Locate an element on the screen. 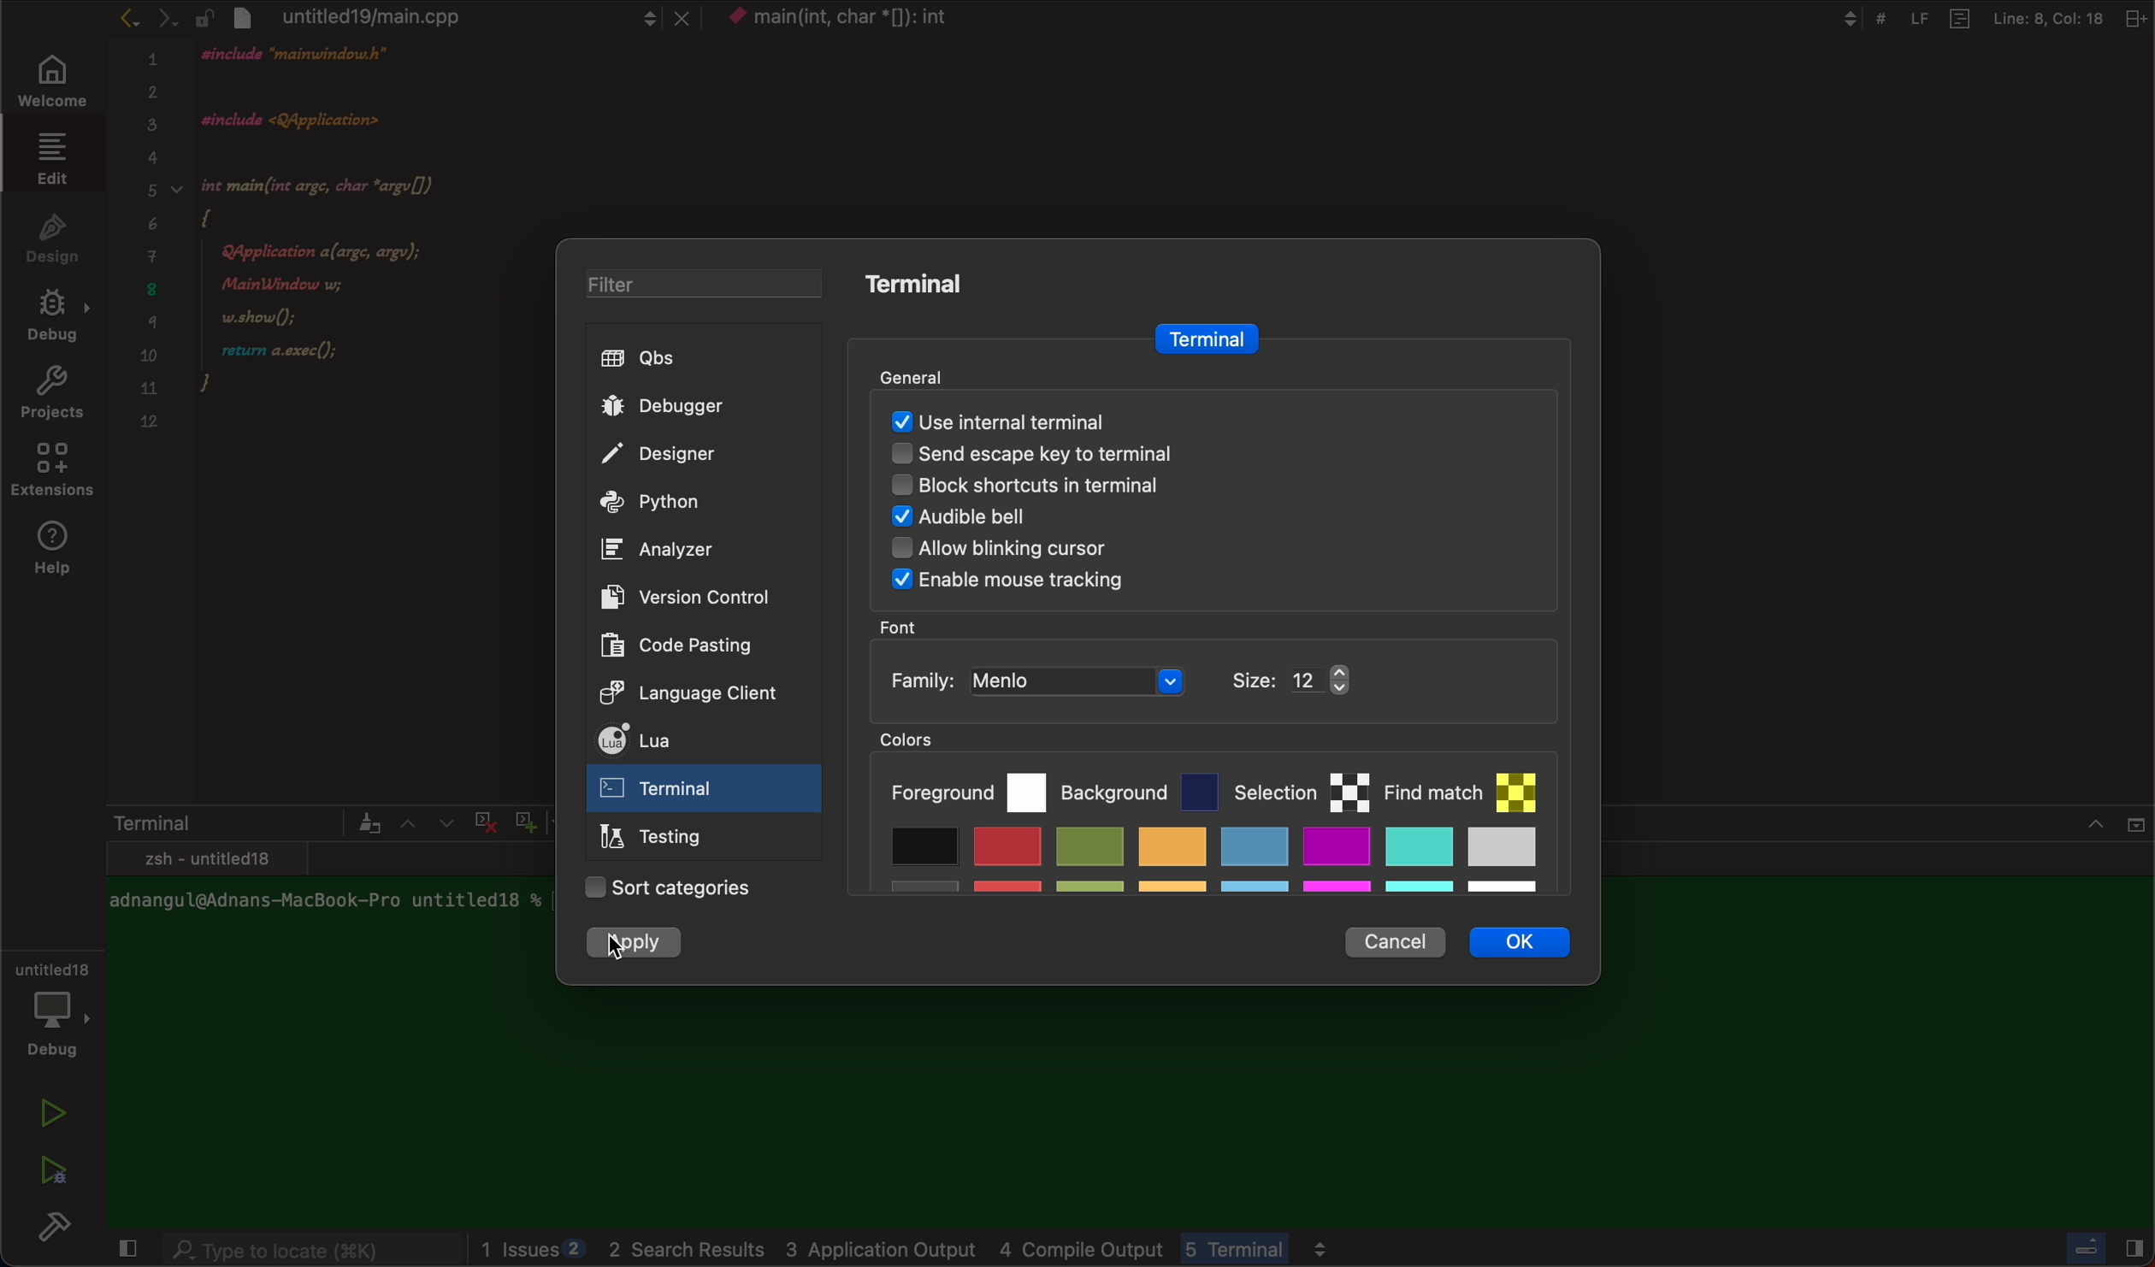 Image resolution: width=2155 pixels, height=1267 pixels. close is located at coordinates (124, 1251).